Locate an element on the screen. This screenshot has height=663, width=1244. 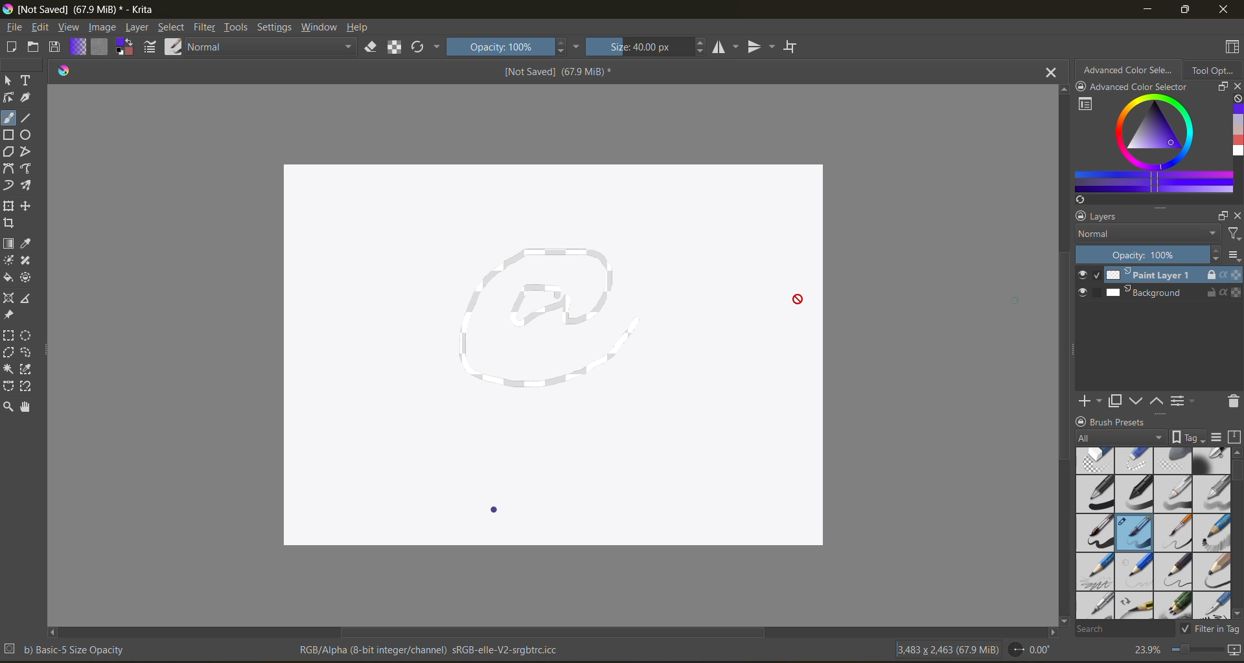
filters is located at coordinates (1235, 234).